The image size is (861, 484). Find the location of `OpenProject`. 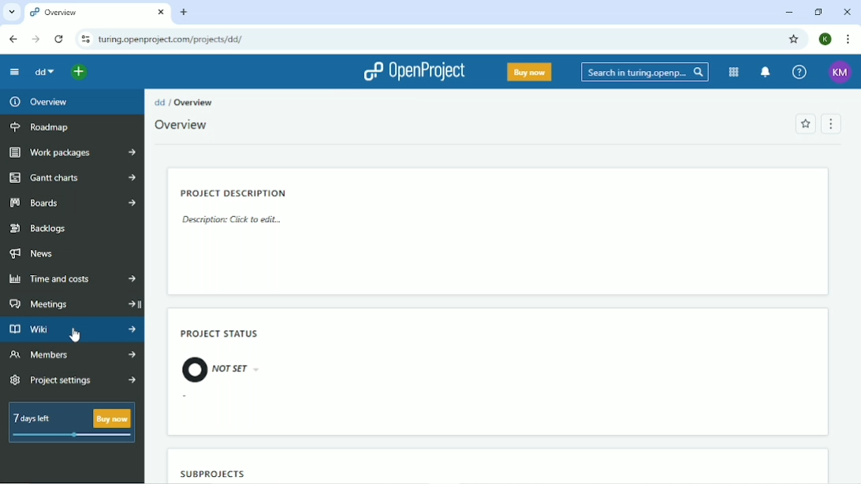

OpenProject is located at coordinates (414, 71).